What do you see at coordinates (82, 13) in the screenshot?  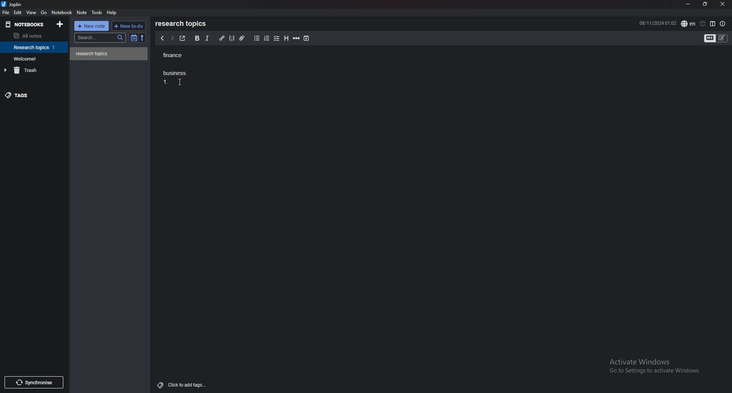 I see `note` at bounding box center [82, 13].